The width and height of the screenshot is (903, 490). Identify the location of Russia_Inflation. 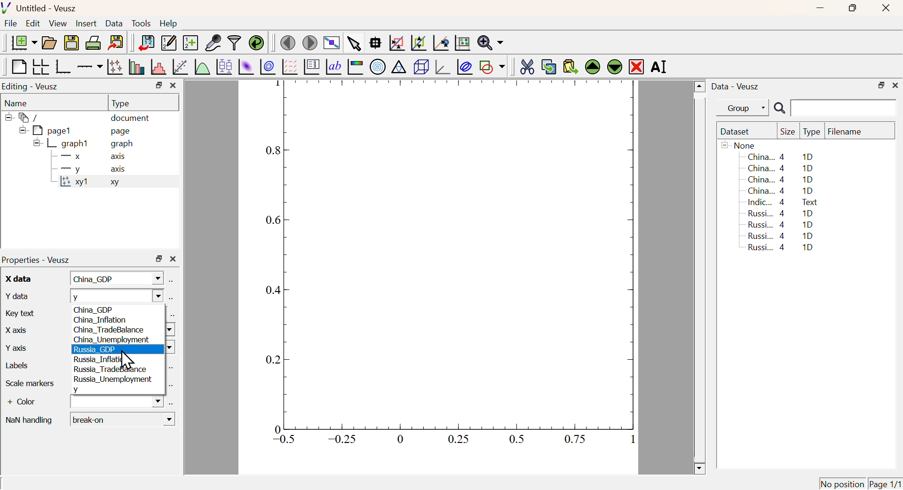
(102, 359).